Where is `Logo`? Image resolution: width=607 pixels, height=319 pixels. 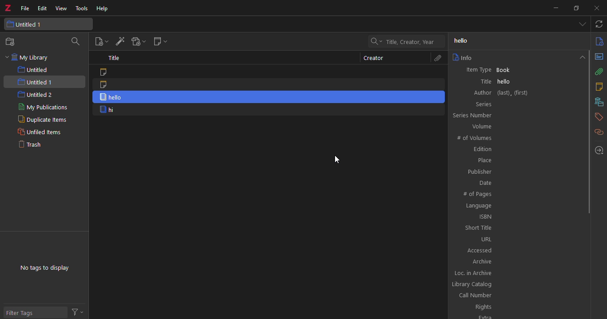
Logo is located at coordinates (8, 6).